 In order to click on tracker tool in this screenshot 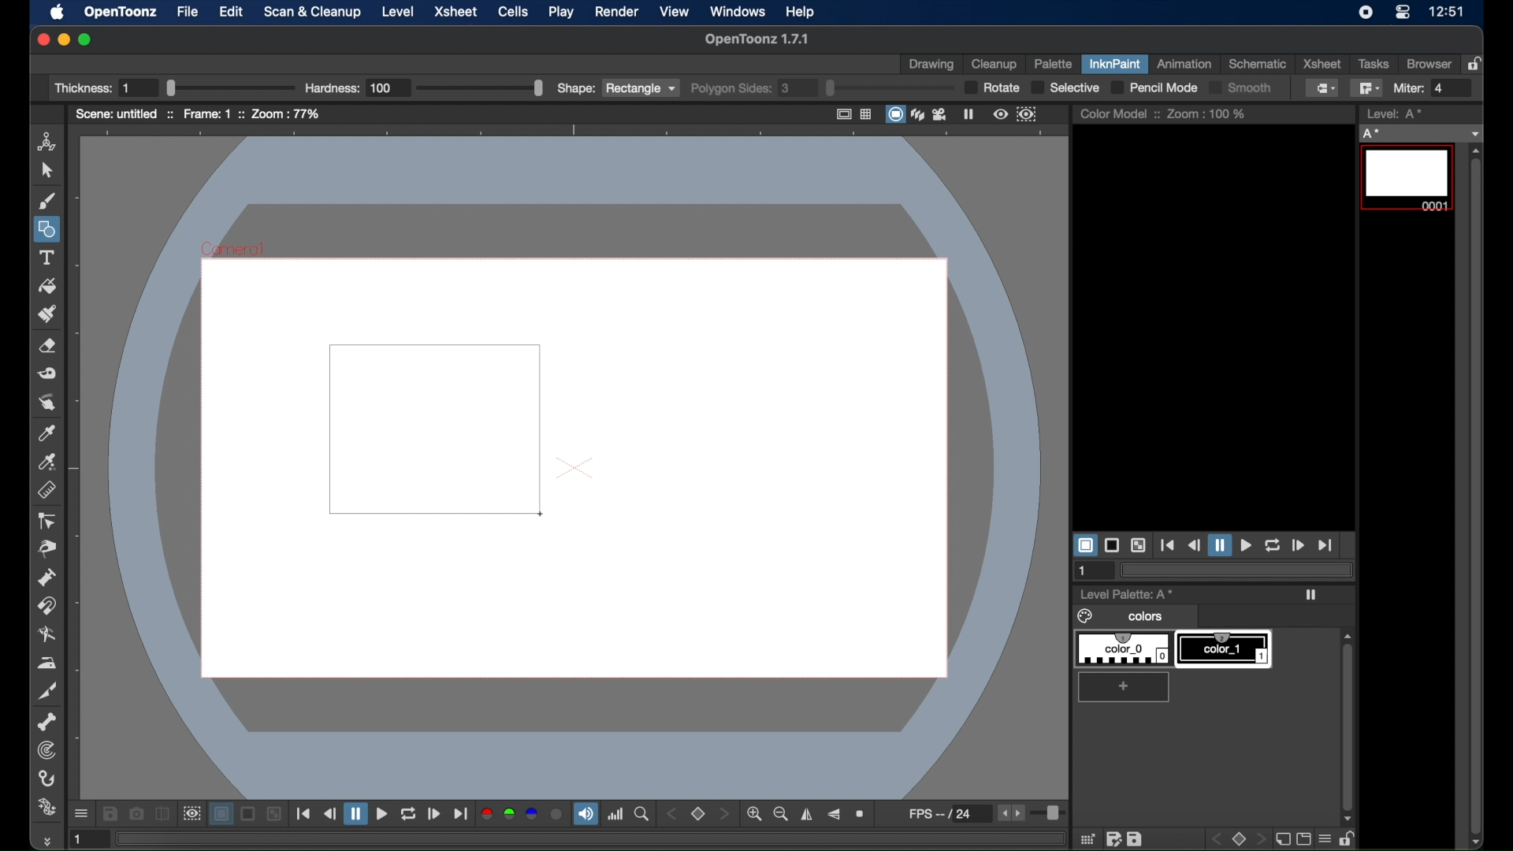, I will do `click(47, 750)`.